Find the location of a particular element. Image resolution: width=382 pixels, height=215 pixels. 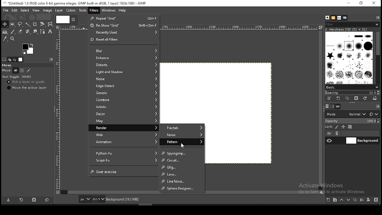

restore to defaults is located at coordinates (48, 200).